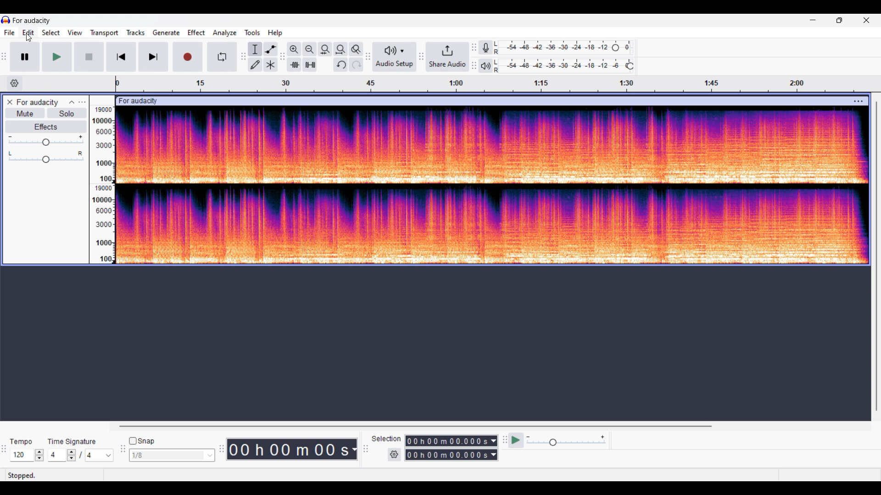 Image resolution: width=881 pixels, height=495 pixels. Describe the element at coordinates (46, 157) in the screenshot. I see `Pan slider` at that location.